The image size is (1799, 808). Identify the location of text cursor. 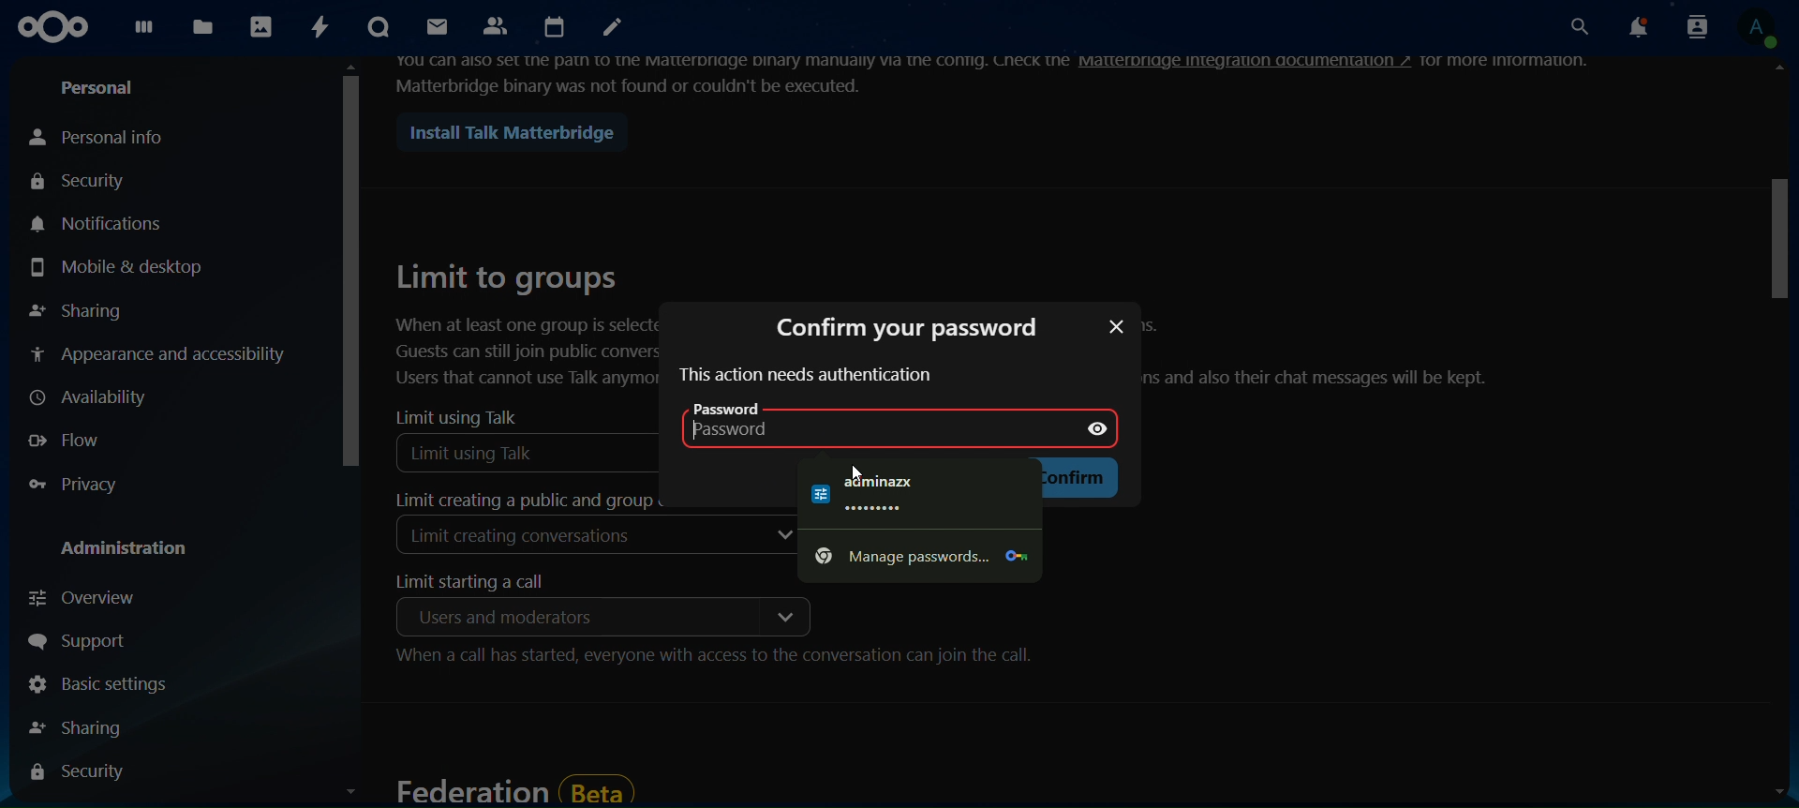
(706, 442).